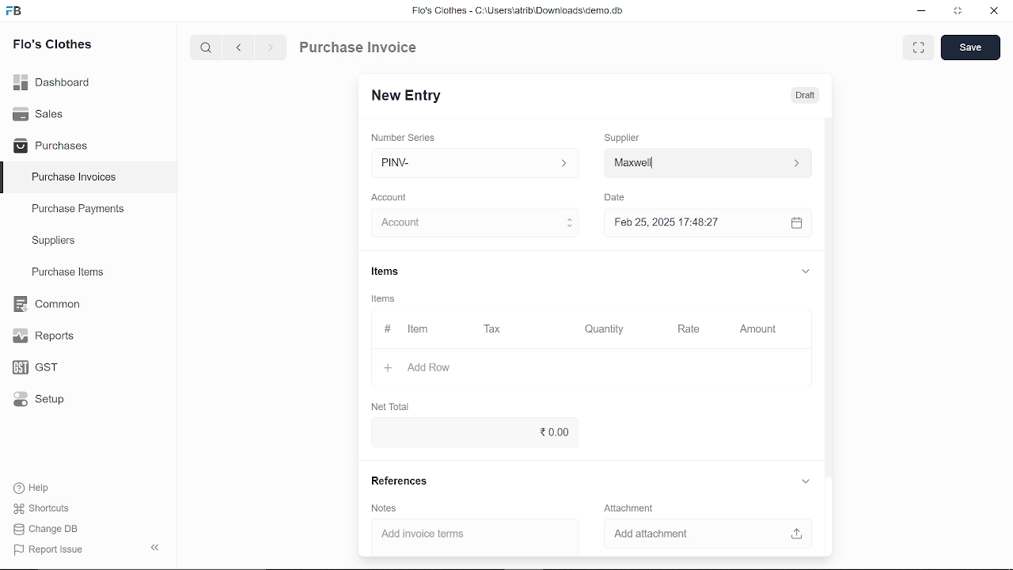  I want to click on Reports, so click(43, 336).